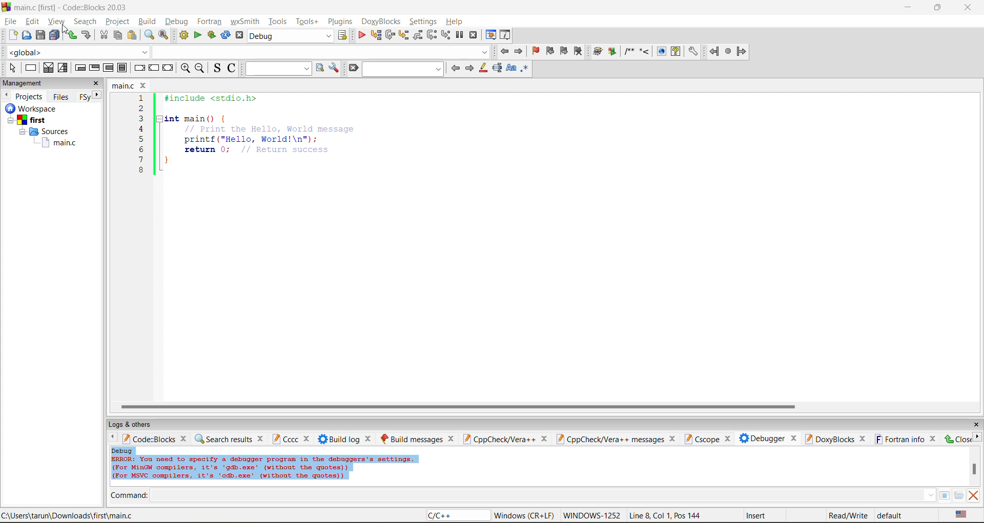 The image size is (984, 523). What do you see at coordinates (974, 425) in the screenshot?
I see `close` at bounding box center [974, 425].